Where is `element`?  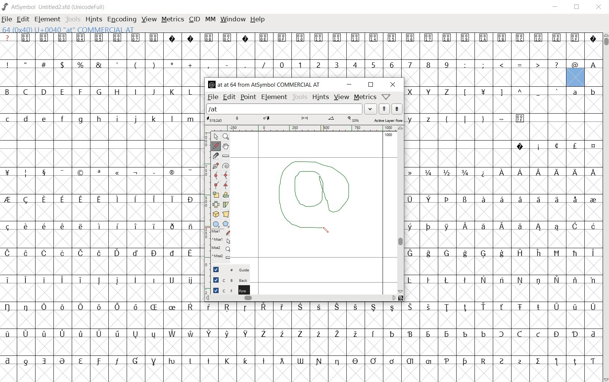 element is located at coordinates (274, 97).